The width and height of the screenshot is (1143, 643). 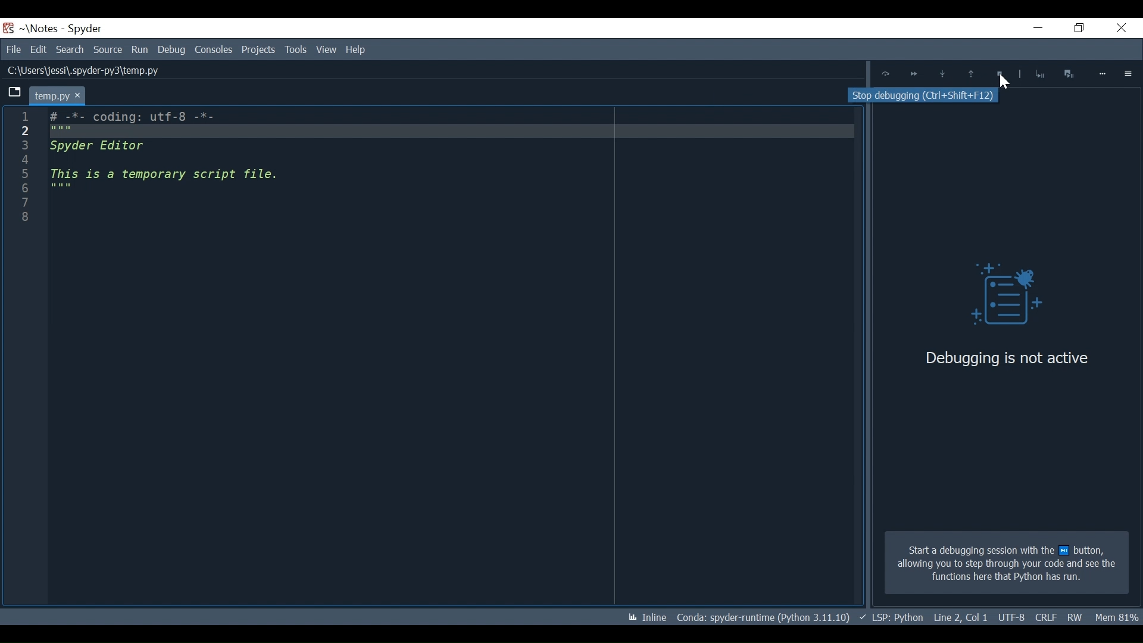 I want to click on Stop Debugging, so click(x=1039, y=74).